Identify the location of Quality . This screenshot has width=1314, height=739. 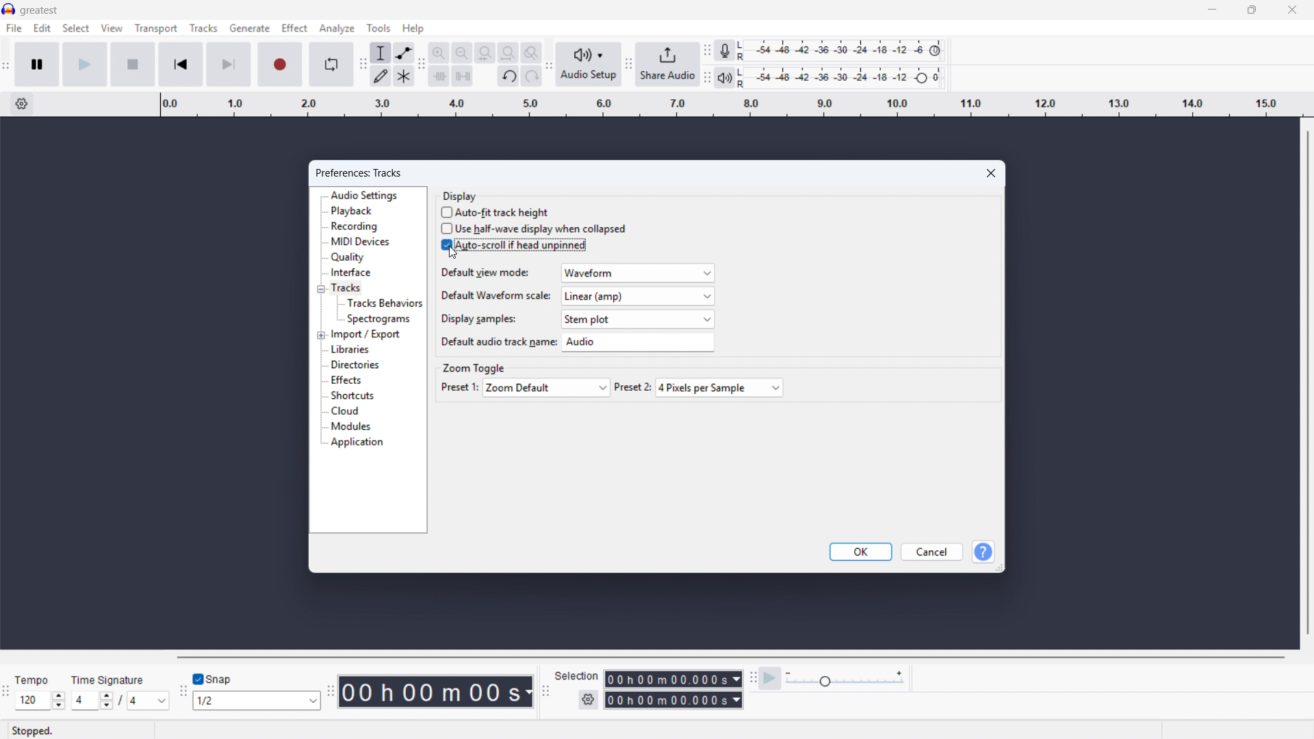
(348, 257).